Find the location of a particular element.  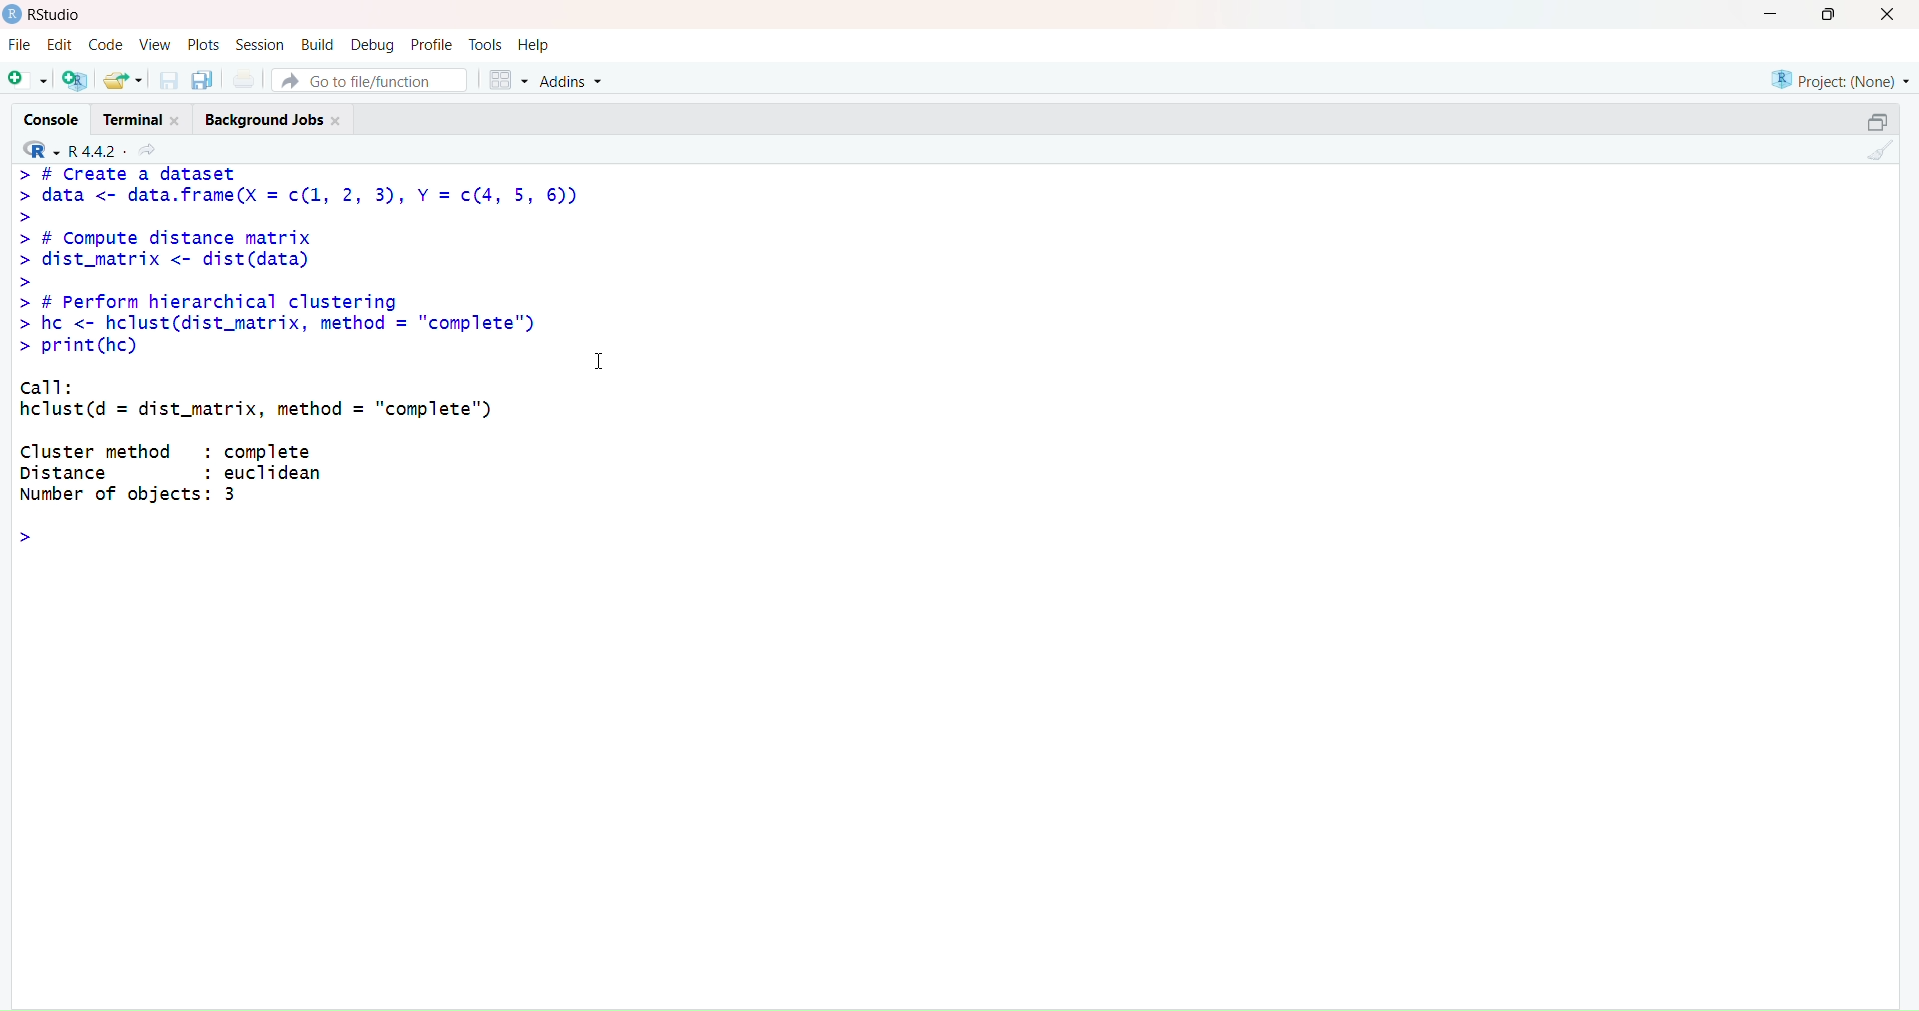

RStudio is located at coordinates (49, 17).